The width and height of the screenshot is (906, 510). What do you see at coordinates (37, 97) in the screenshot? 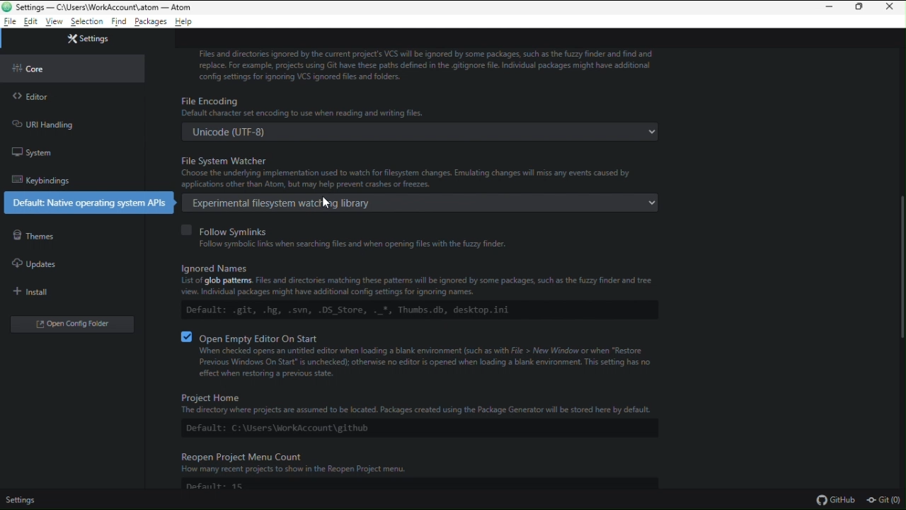
I see `editor` at bounding box center [37, 97].